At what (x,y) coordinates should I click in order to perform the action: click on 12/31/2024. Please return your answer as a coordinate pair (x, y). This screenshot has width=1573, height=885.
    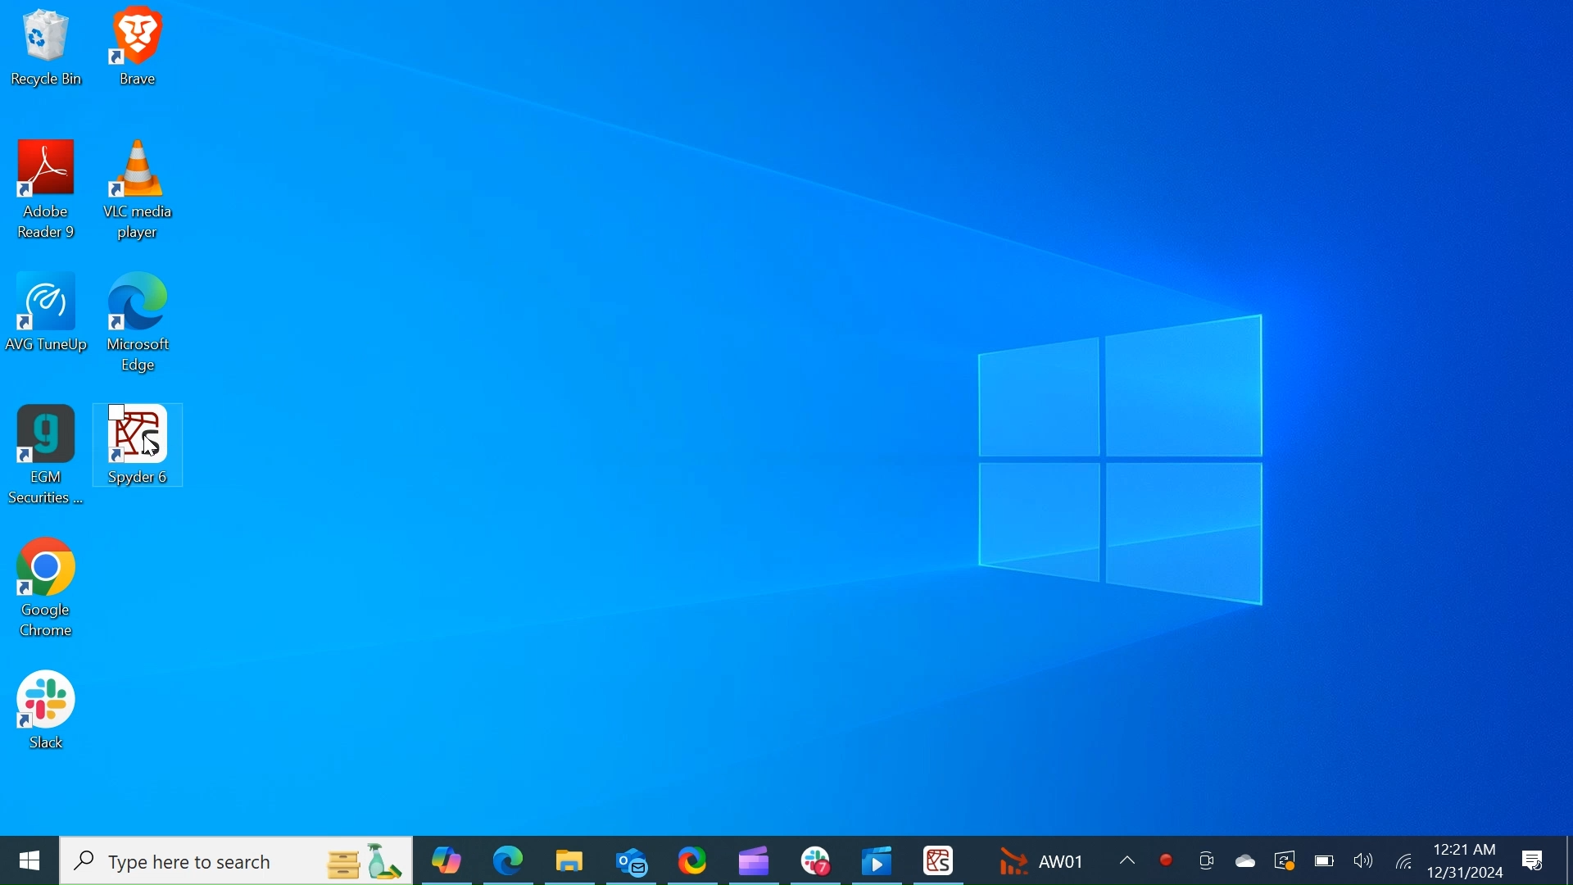
    Looking at the image, I should click on (1466, 873).